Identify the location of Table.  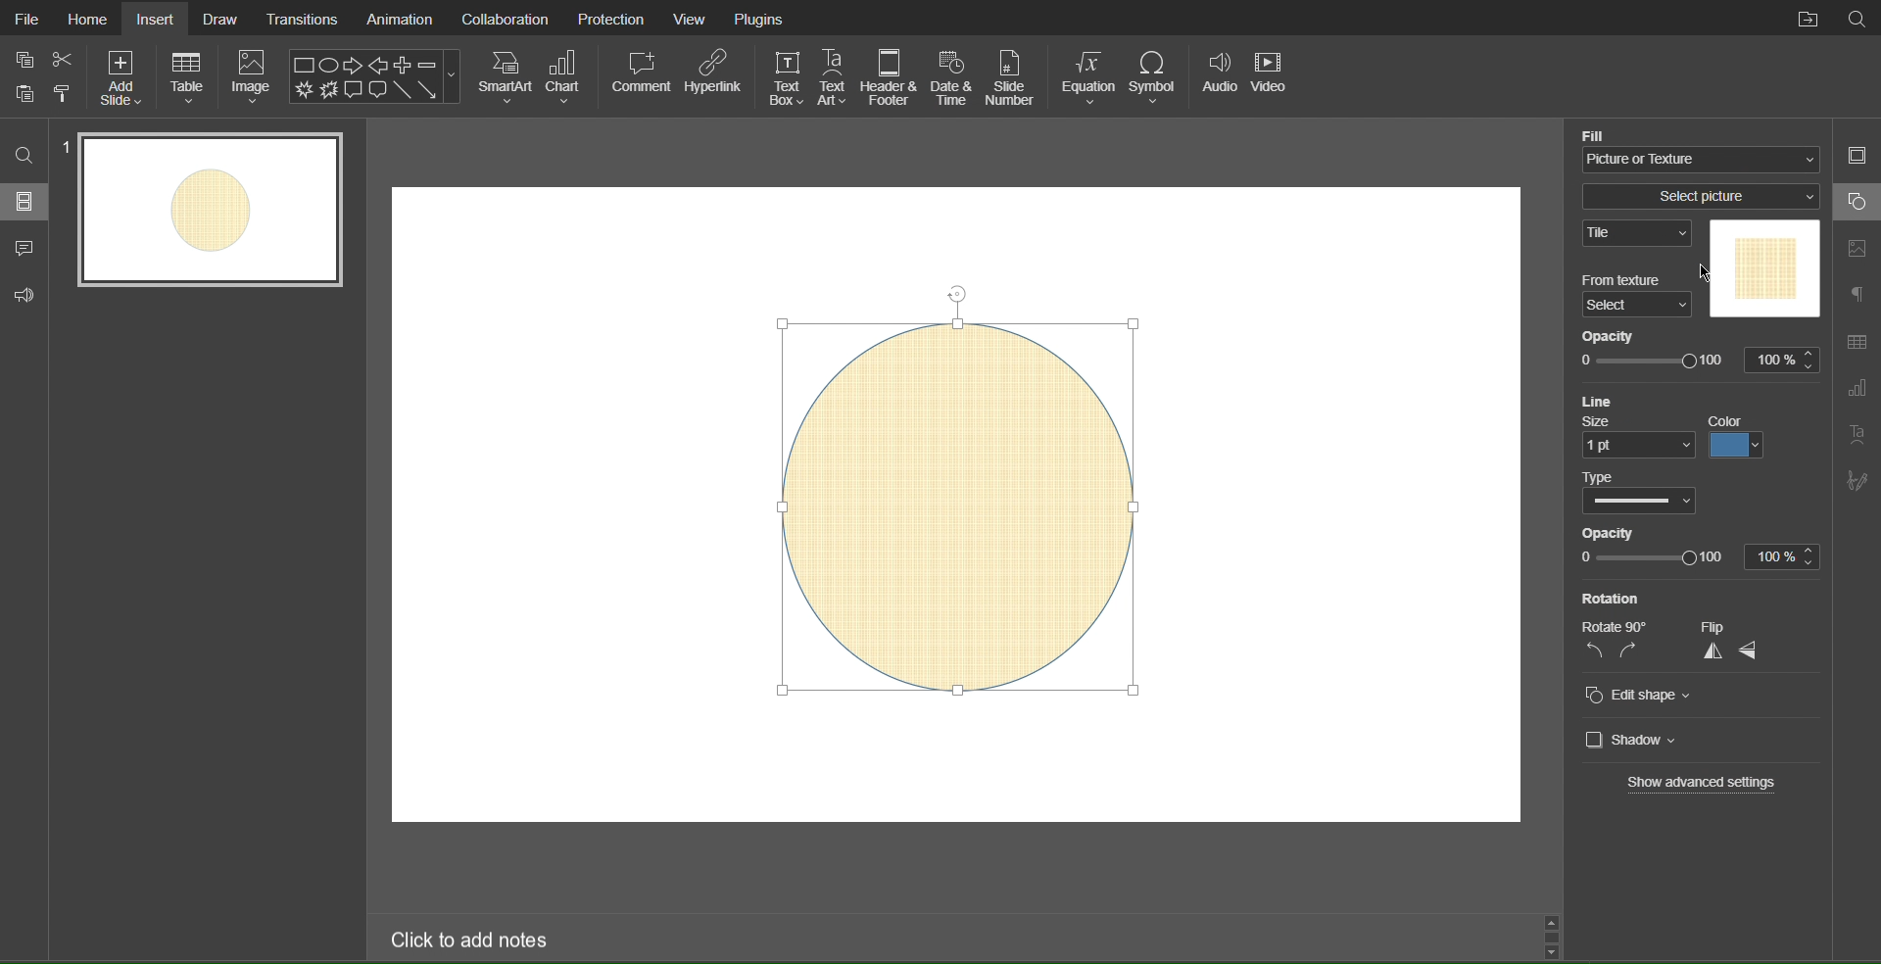
(189, 77).